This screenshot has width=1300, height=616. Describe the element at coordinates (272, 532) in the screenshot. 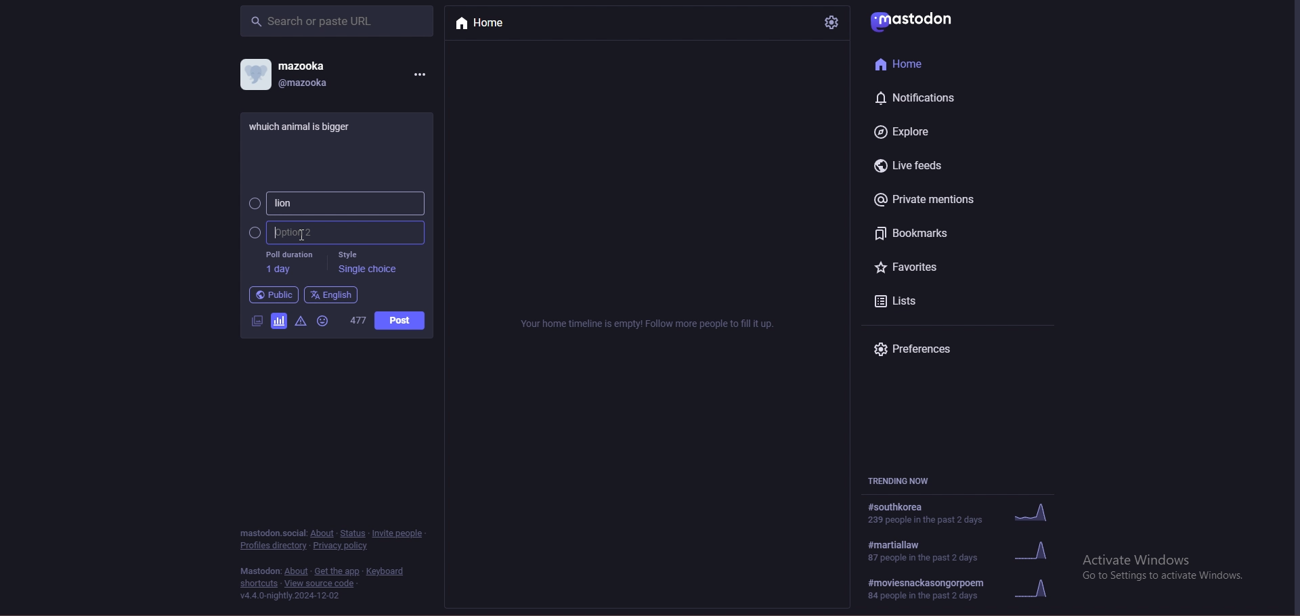

I see `mastodon` at that location.